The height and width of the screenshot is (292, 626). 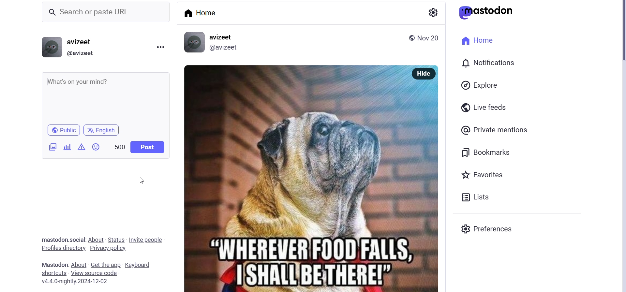 What do you see at coordinates (147, 147) in the screenshot?
I see `post` at bounding box center [147, 147].